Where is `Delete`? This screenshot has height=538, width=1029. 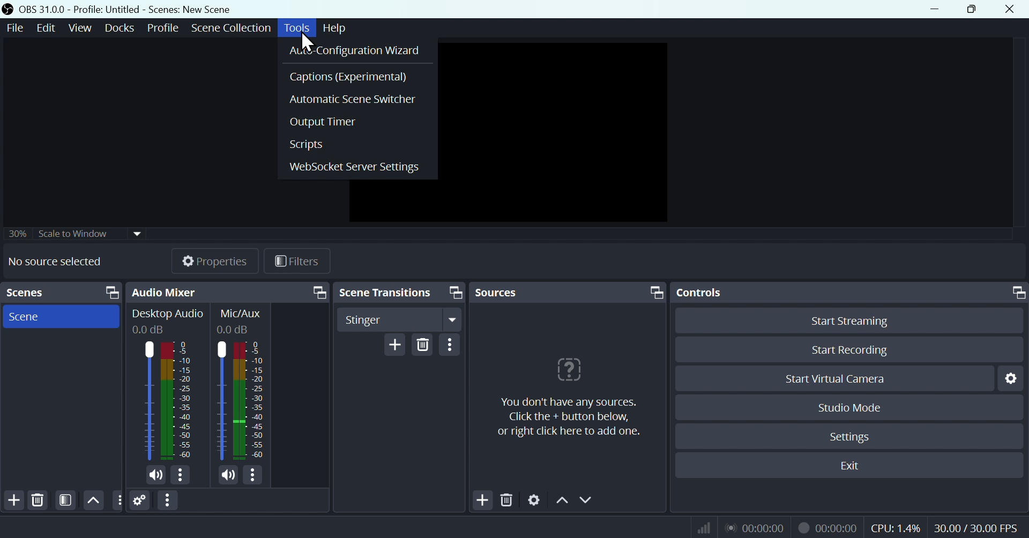 Delete is located at coordinates (39, 500).